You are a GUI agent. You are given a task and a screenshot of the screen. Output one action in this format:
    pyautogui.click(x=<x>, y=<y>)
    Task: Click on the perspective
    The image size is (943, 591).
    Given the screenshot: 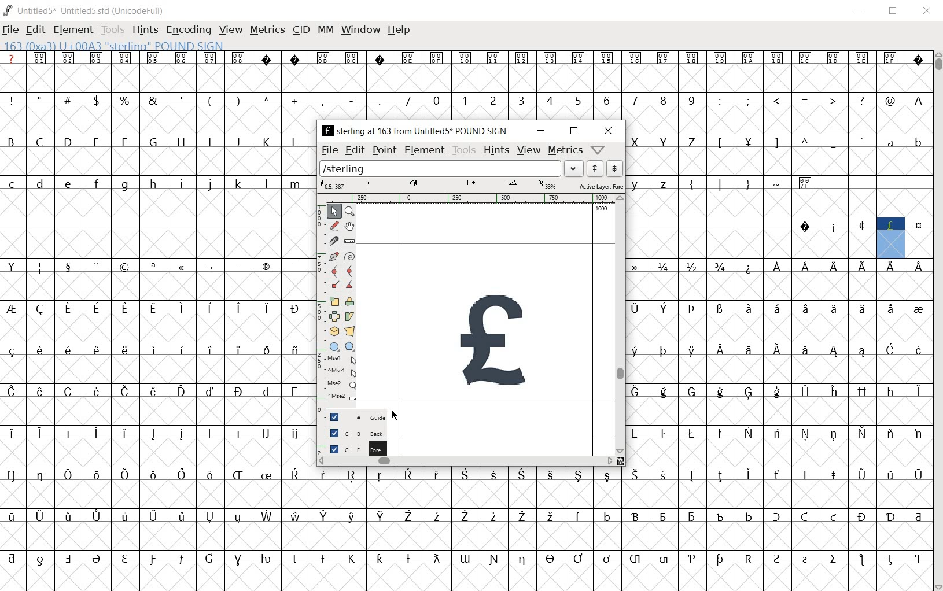 What is the action you would take?
    pyautogui.click(x=352, y=331)
    